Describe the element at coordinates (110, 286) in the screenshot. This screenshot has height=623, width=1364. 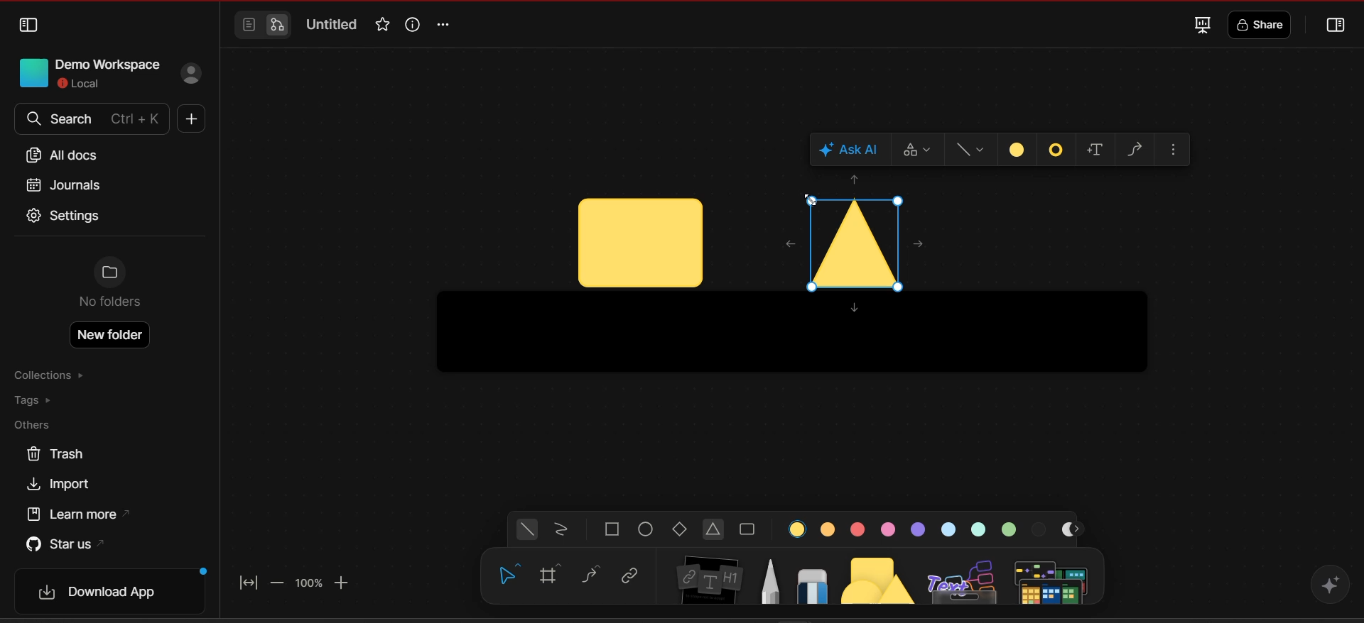
I see `No folder` at that location.